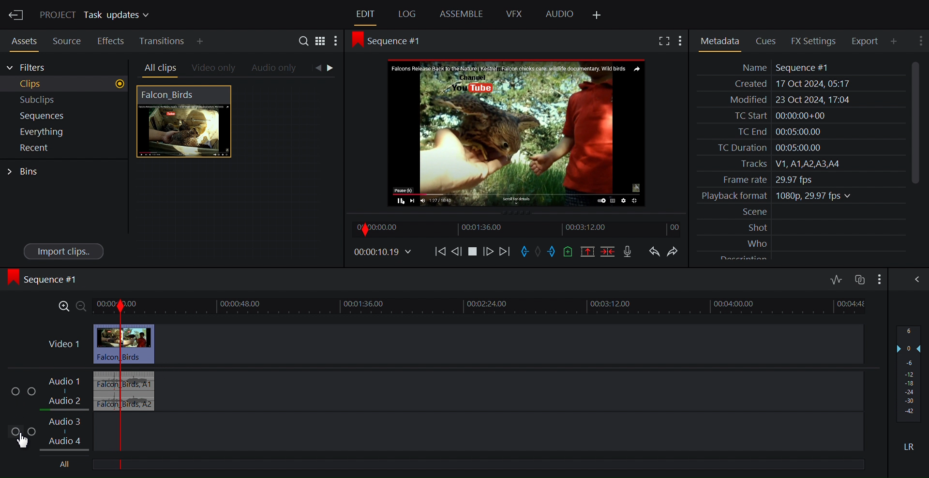 The height and width of the screenshot is (478, 929). Describe the element at coordinates (676, 252) in the screenshot. I see `Redo` at that location.